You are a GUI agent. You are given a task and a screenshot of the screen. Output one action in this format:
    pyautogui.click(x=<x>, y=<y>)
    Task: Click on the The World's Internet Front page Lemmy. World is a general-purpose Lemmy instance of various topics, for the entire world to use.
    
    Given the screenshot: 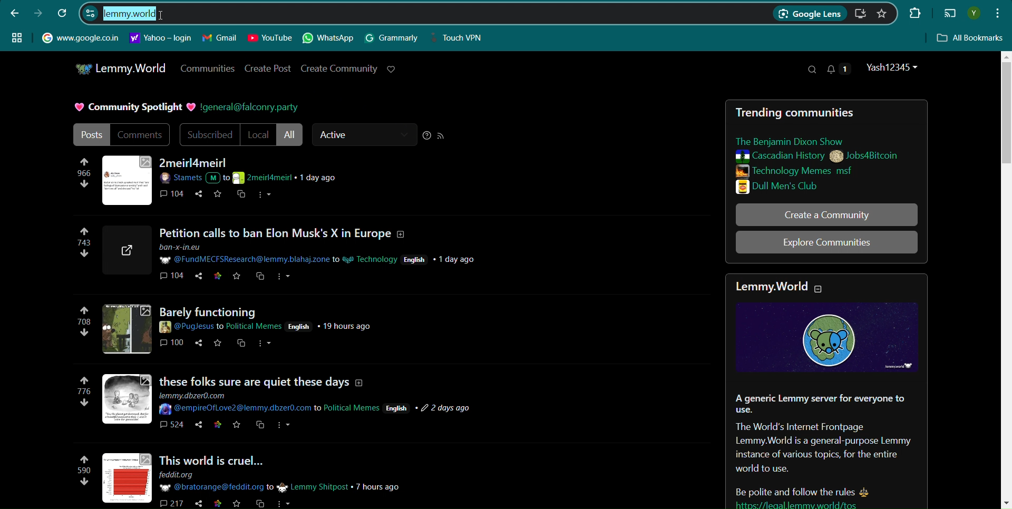 What is the action you would take?
    pyautogui.click(x=822, y=448)
    